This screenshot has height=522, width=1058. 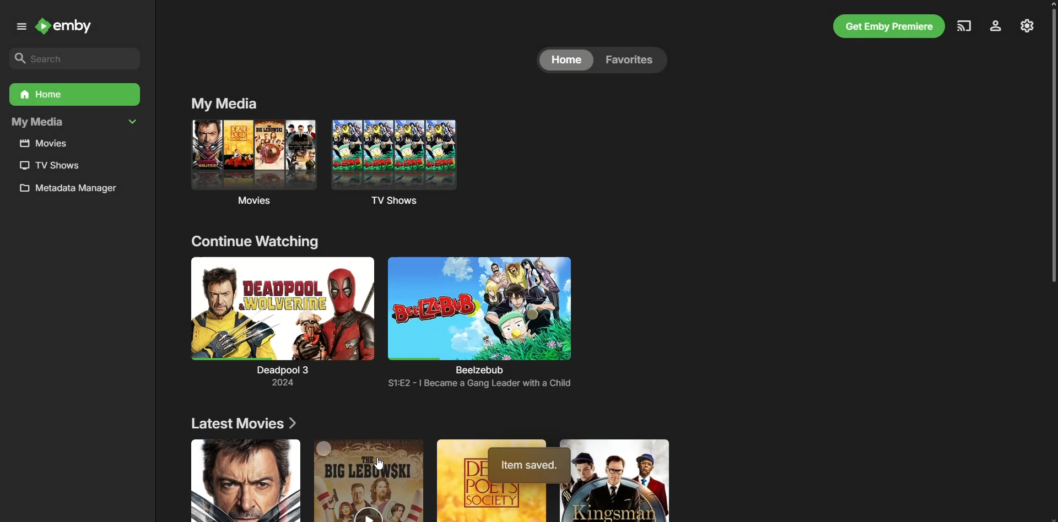 What do you see at coordinates (887, 26) in the screenshot?
I see `Get Emby Premiere` at bounding box center [887, 26].